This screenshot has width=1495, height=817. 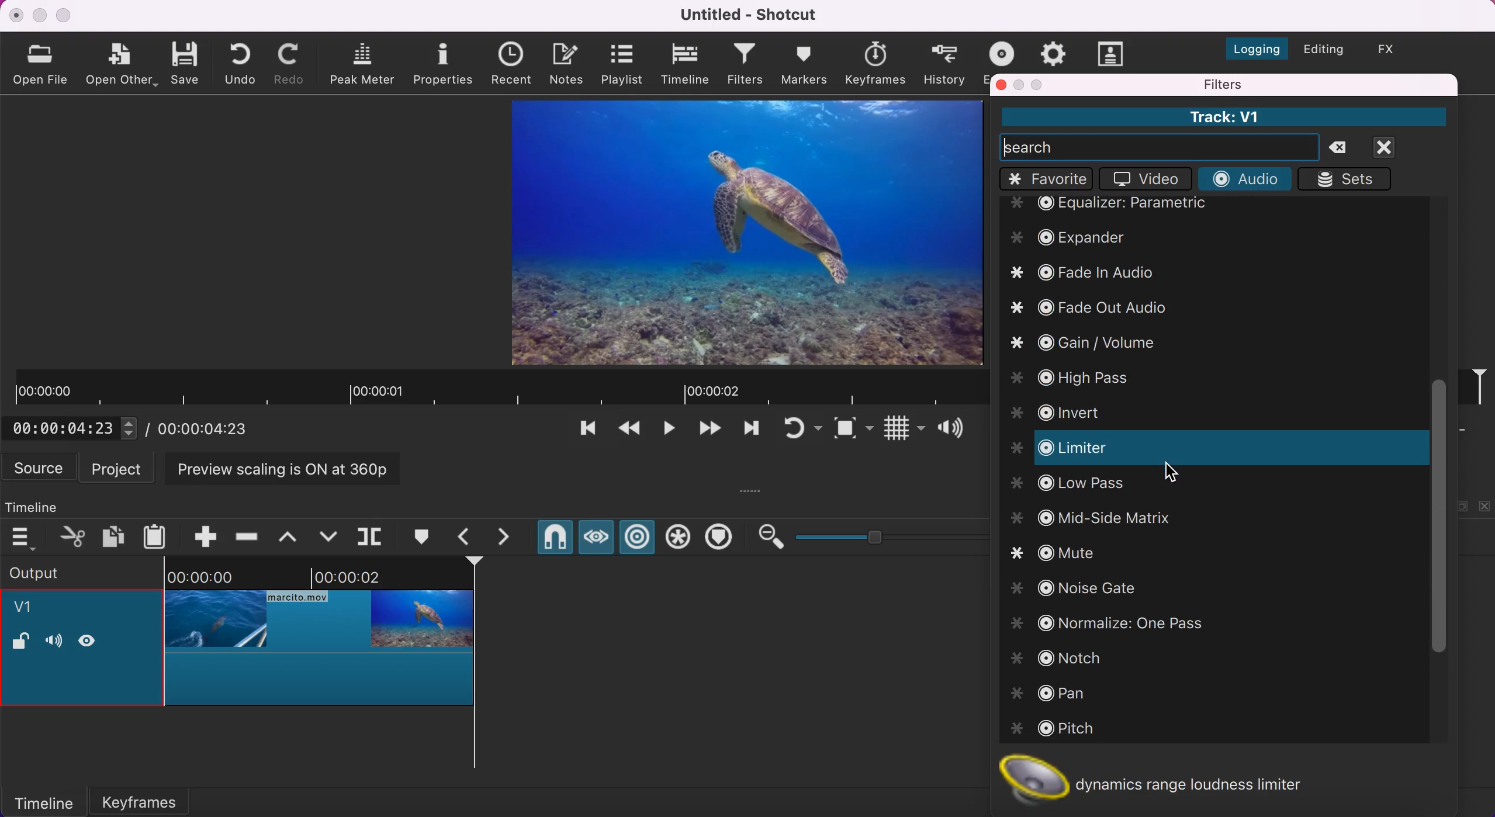 What do you see at coordinates (74, 536) in the screenshot?
I see `cut` at bounding box center [74, 536].